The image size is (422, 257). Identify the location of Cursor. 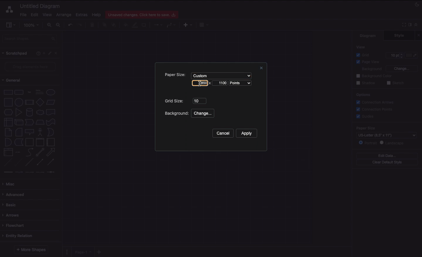
(200, 84).